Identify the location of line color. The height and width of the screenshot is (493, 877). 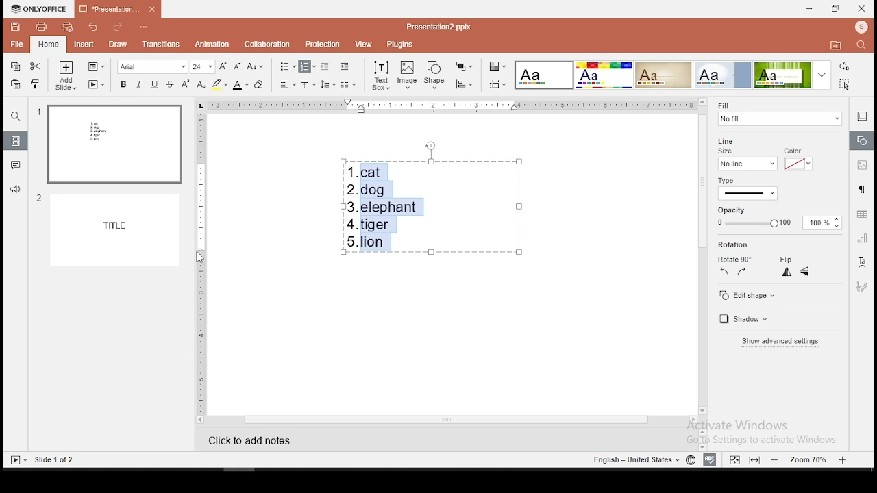
(797, 160).